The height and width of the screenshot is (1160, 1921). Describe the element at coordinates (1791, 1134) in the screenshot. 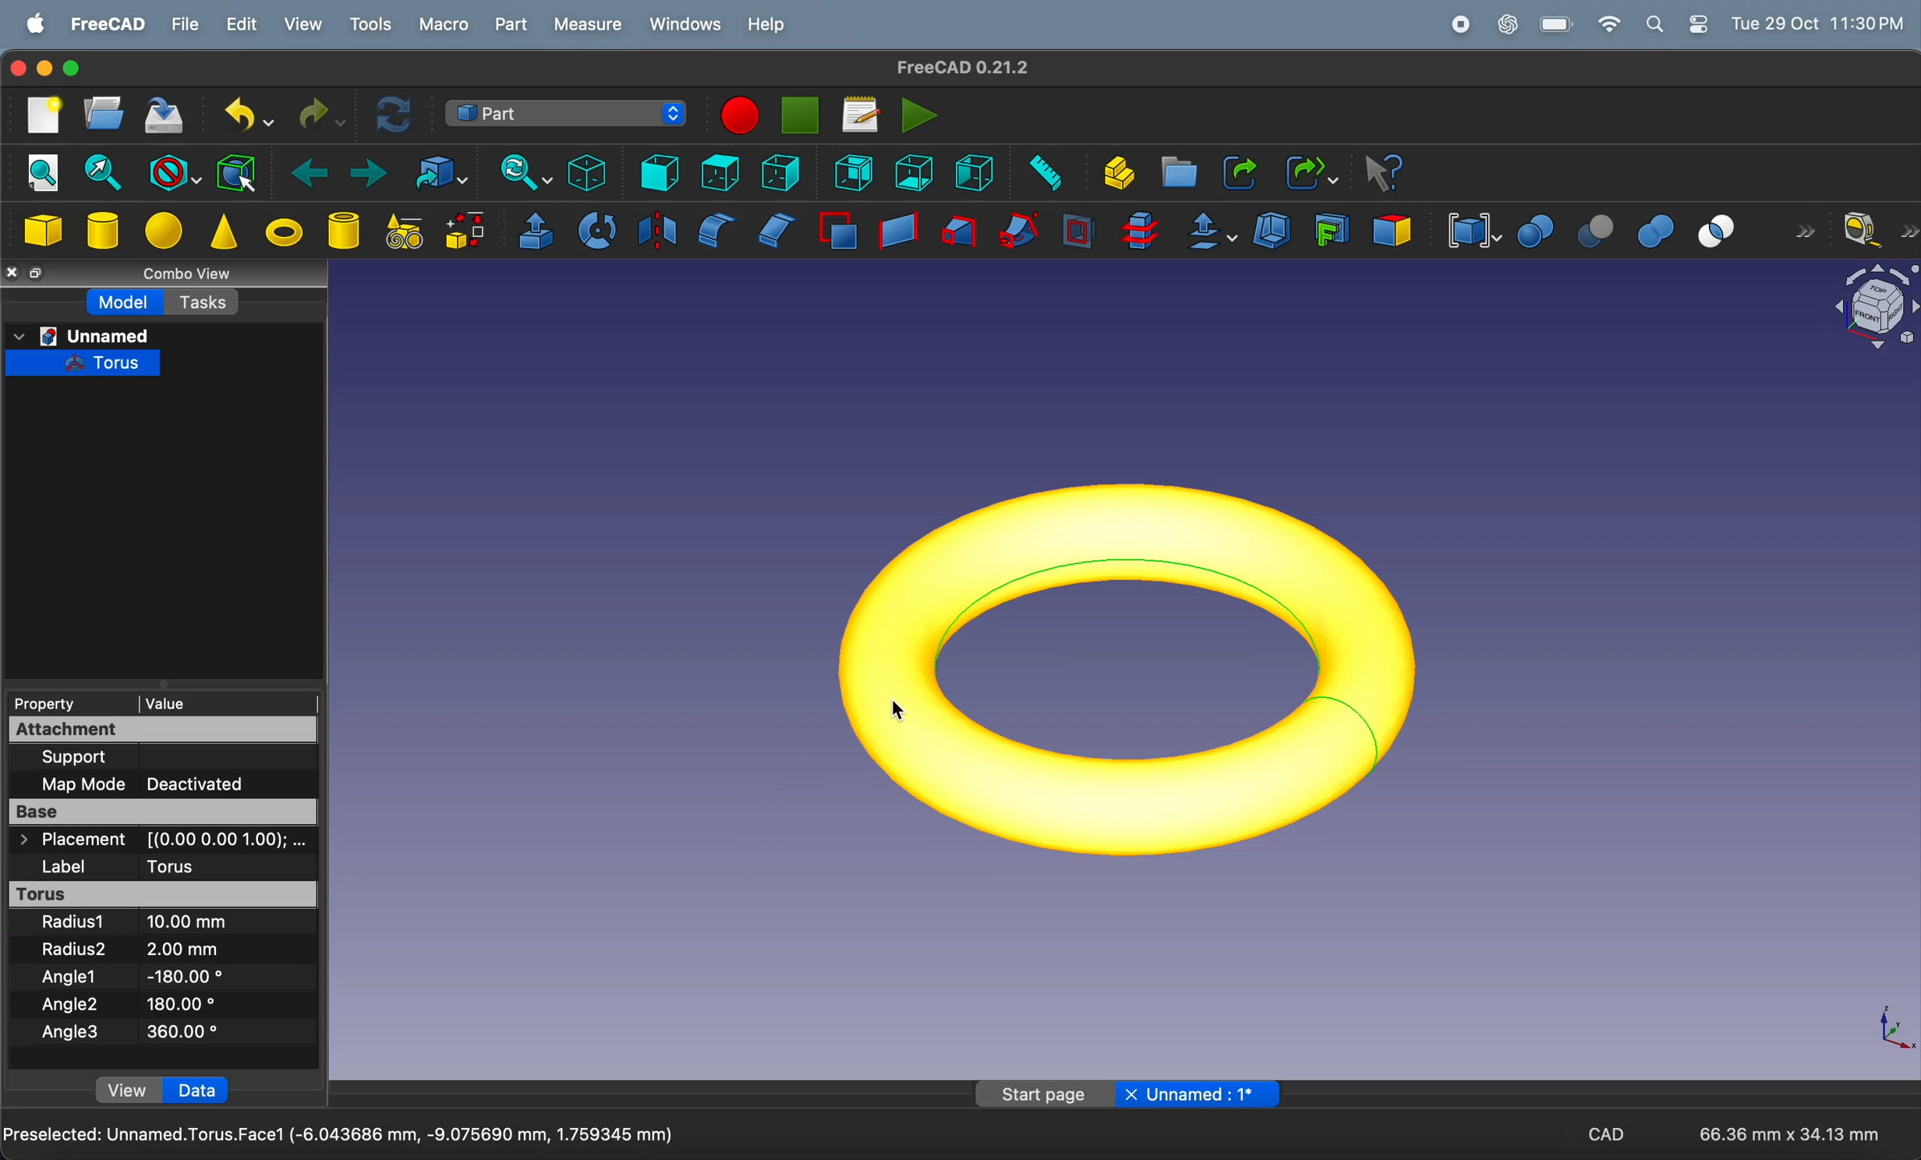

I see `66.36 mm * 34.13 mm` at that location.